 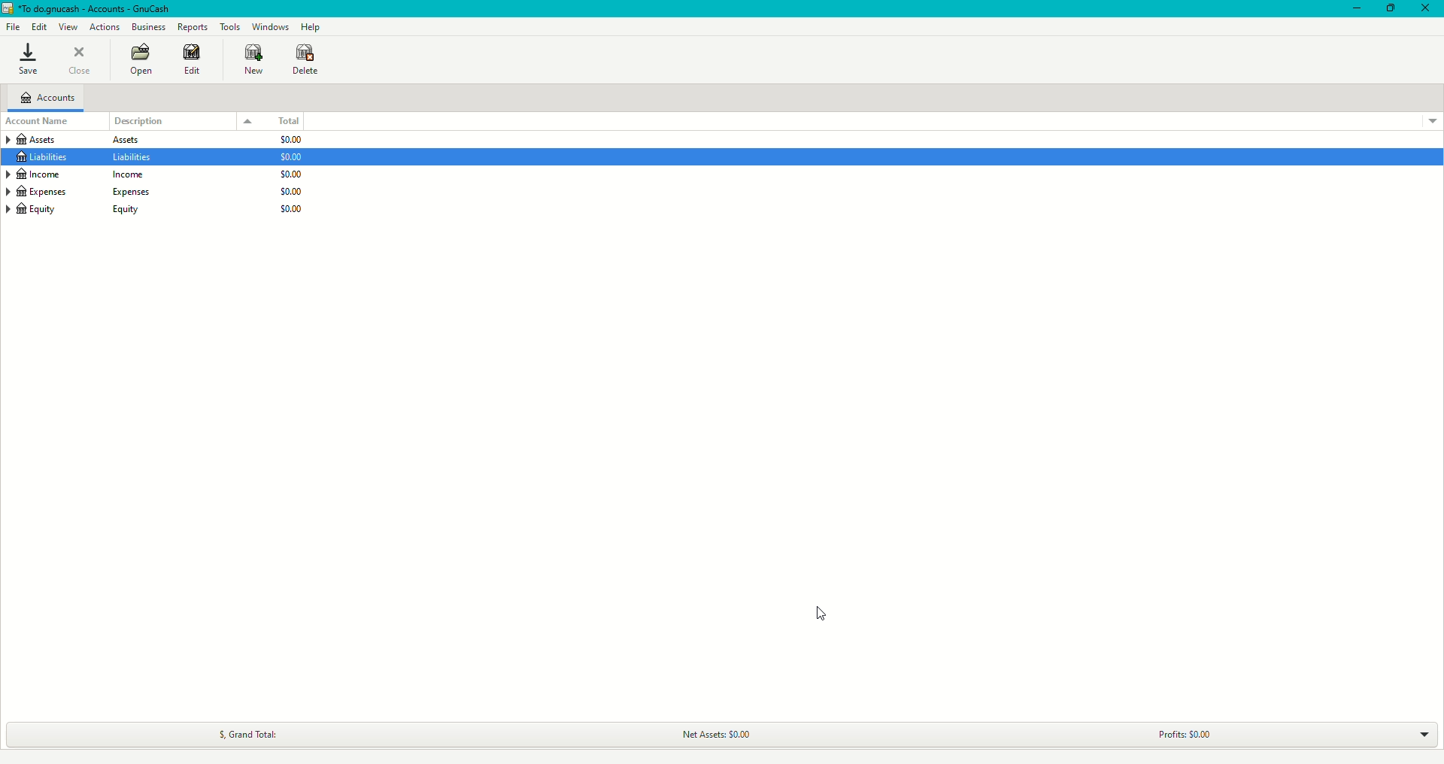 I want to click on Windows, so click(x=271, y=26).